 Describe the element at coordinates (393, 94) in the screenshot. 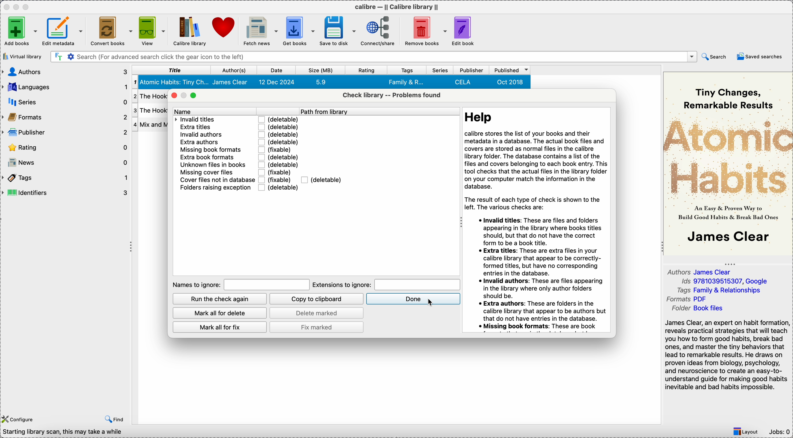

I see `check library - problems found` at that location.